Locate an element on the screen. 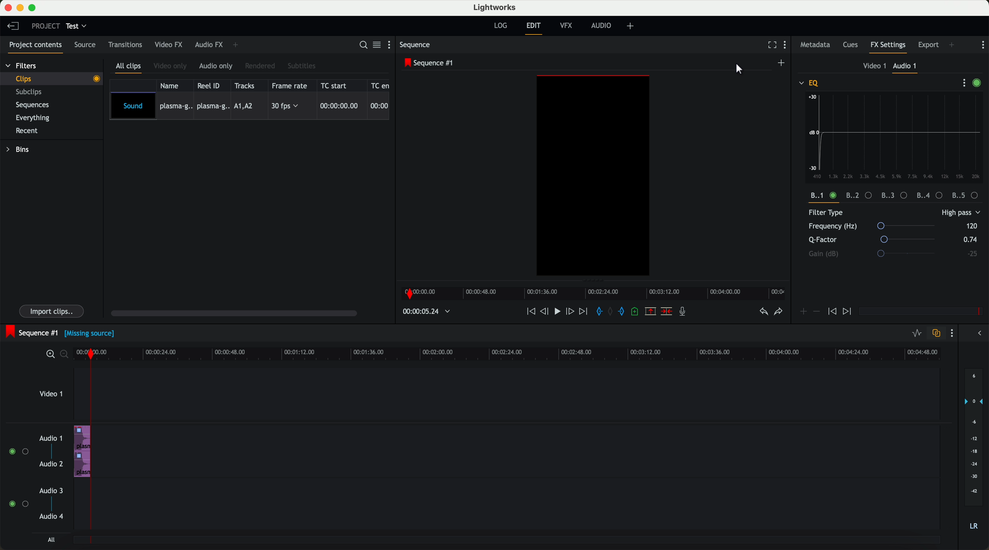  remove keyframe is located at coordinates (817, 311).